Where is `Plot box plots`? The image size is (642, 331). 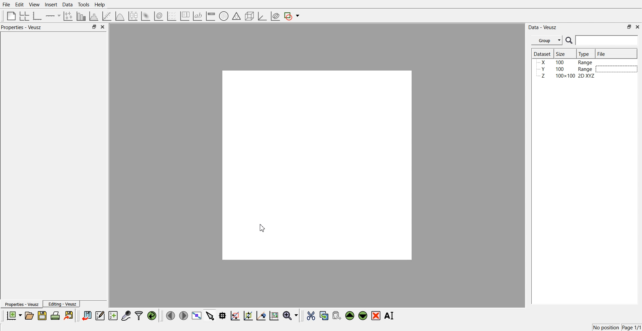
Plot box plots is located at coordinates (133, 16).